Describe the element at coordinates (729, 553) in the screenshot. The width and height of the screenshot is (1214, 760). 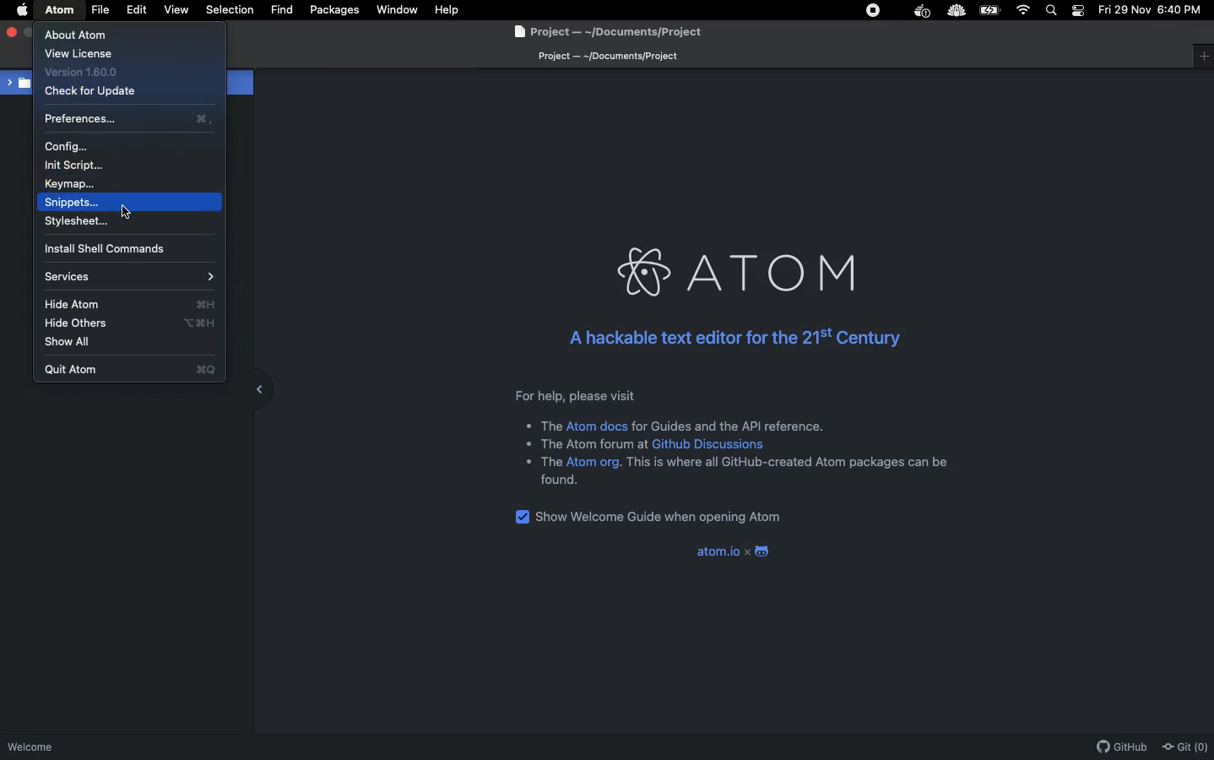
I see `atom.io x android ` at that location.